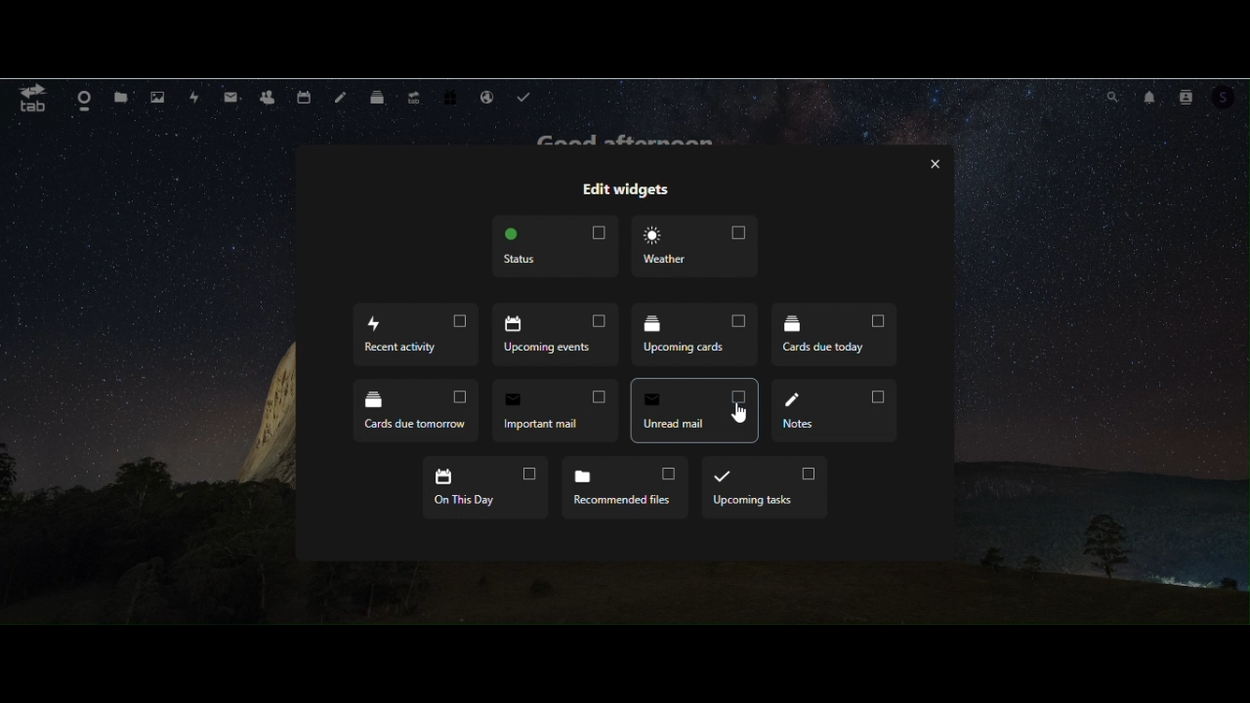 The width and height of the screenshot is (1250, 703). I want to click on Photos, so click(158, 99).